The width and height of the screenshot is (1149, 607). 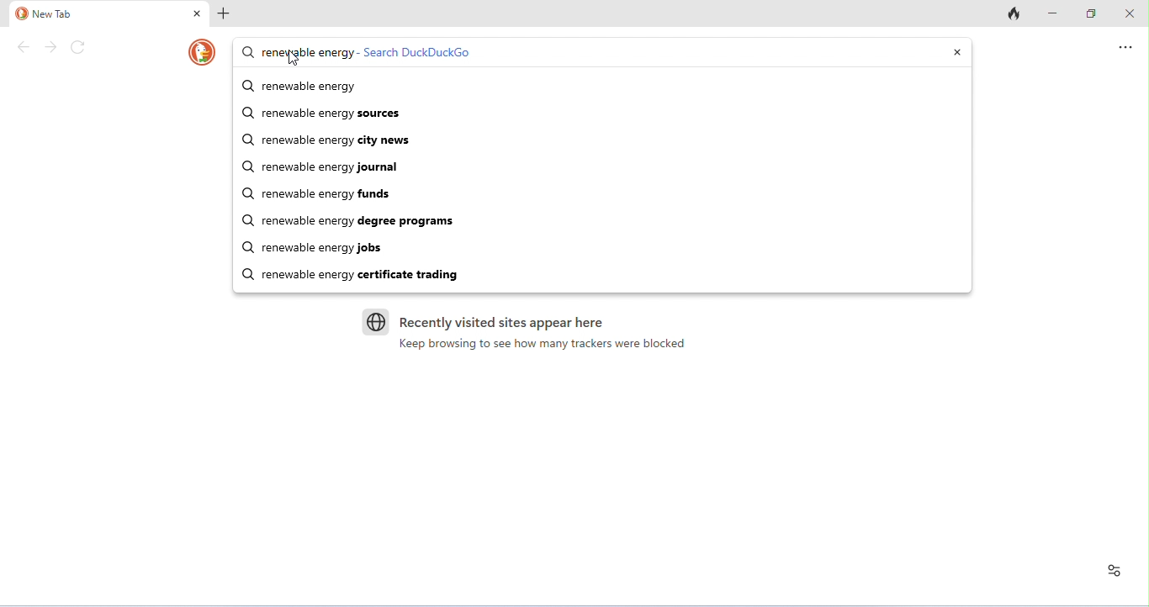 What do you see at coordinates (247, 111) in the screenshot?
I see `search icon` at bounding box center [247, 111].